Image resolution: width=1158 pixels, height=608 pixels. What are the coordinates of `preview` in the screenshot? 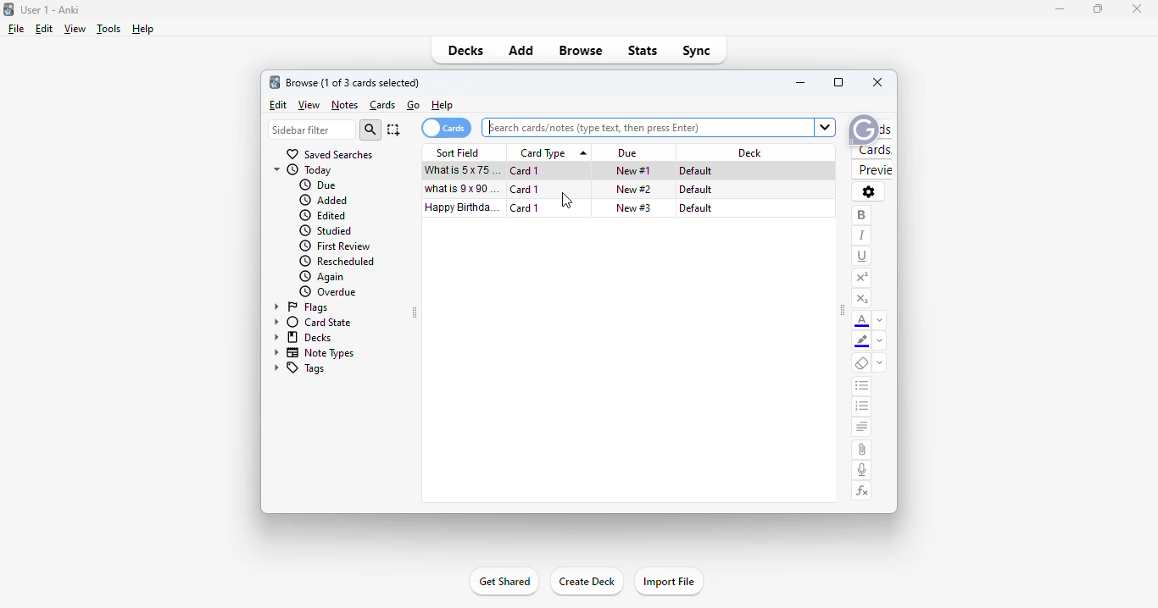 It's located at (874, 170).